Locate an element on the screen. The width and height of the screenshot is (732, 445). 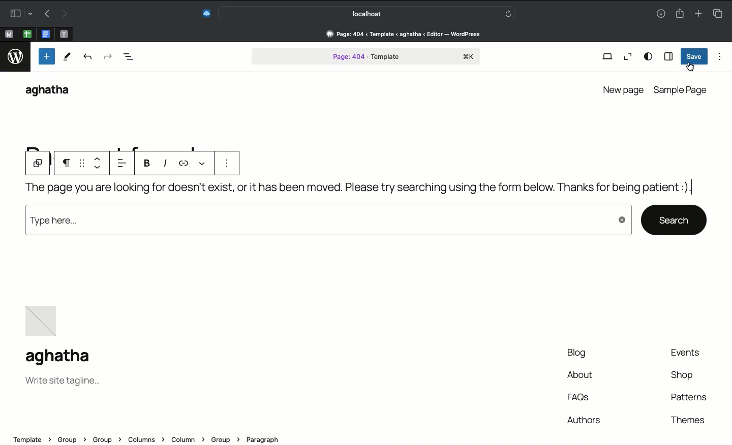
open tab, google docs is located at coordinates (45, 35).